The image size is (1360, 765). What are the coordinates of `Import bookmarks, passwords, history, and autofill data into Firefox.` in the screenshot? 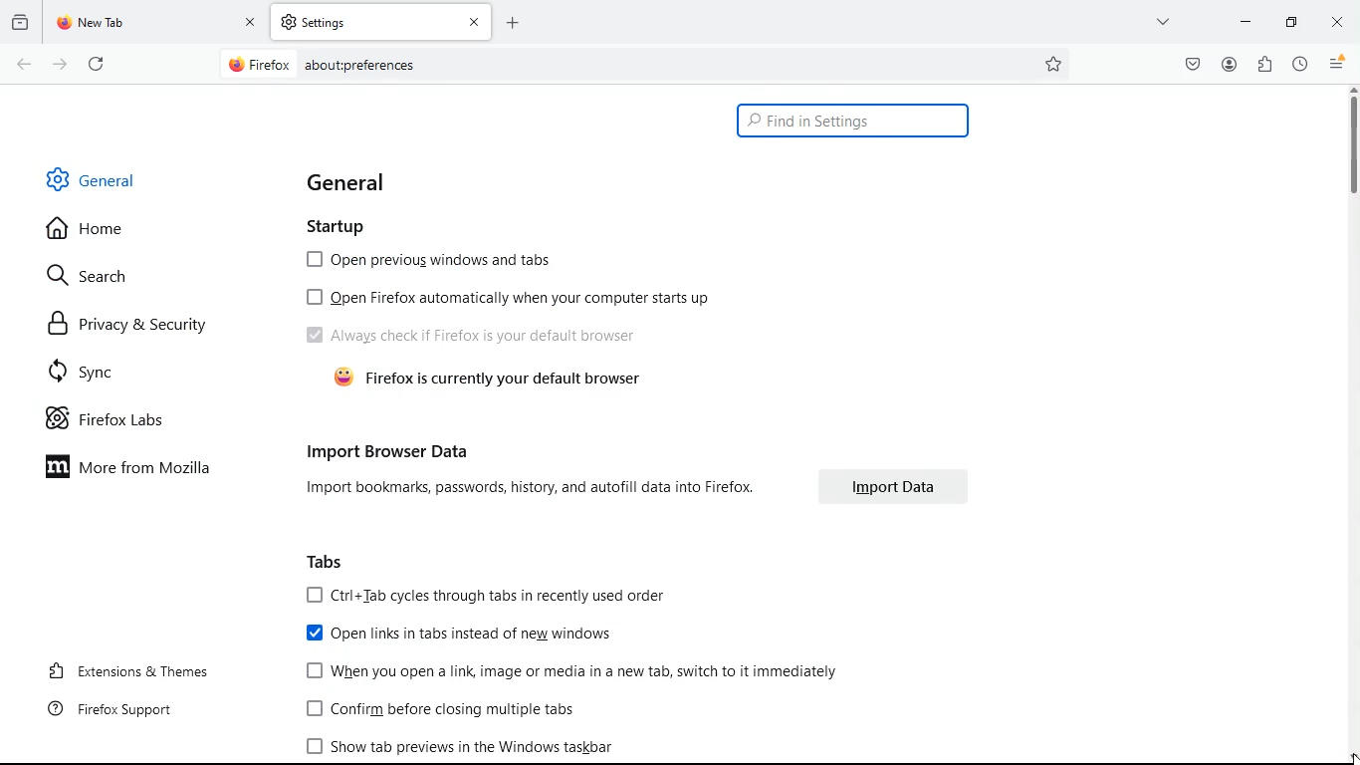 It's located at (527, 488).